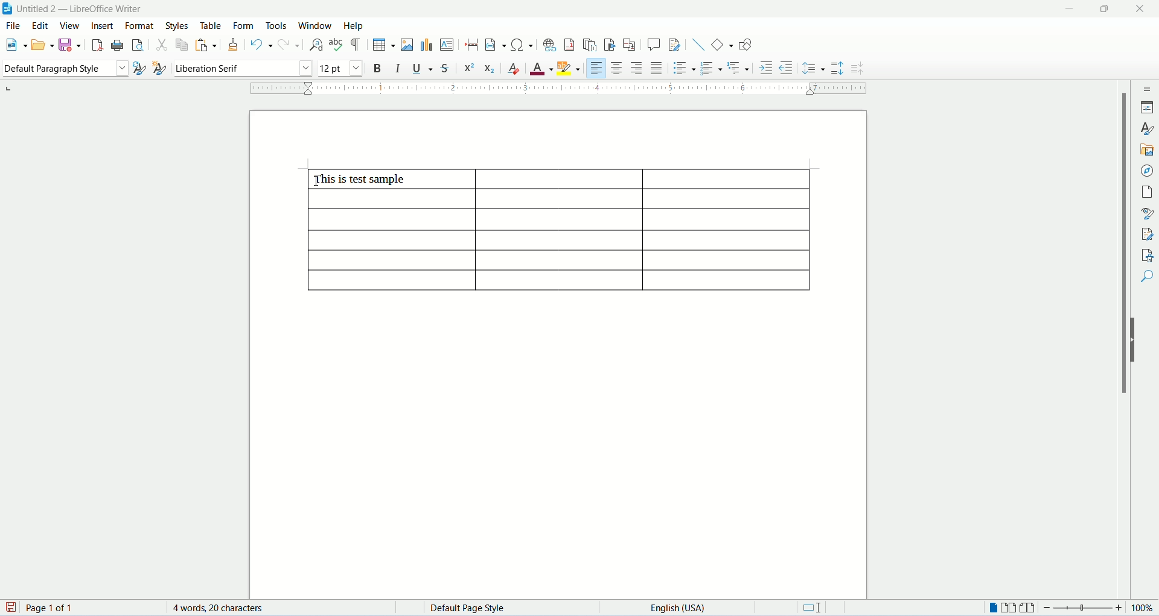  Describe the element at coordinates (383, 44) in the screenshot. I see `insert table` at that location.